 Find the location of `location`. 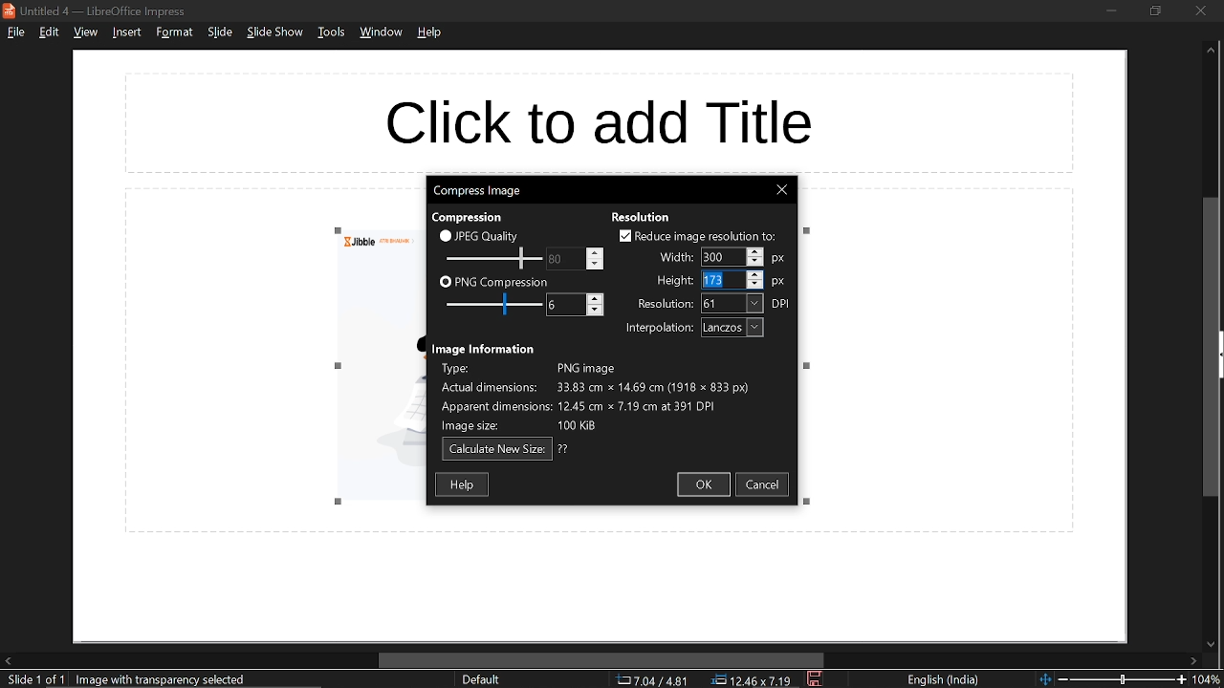

location is located at coordinates (754, 680).